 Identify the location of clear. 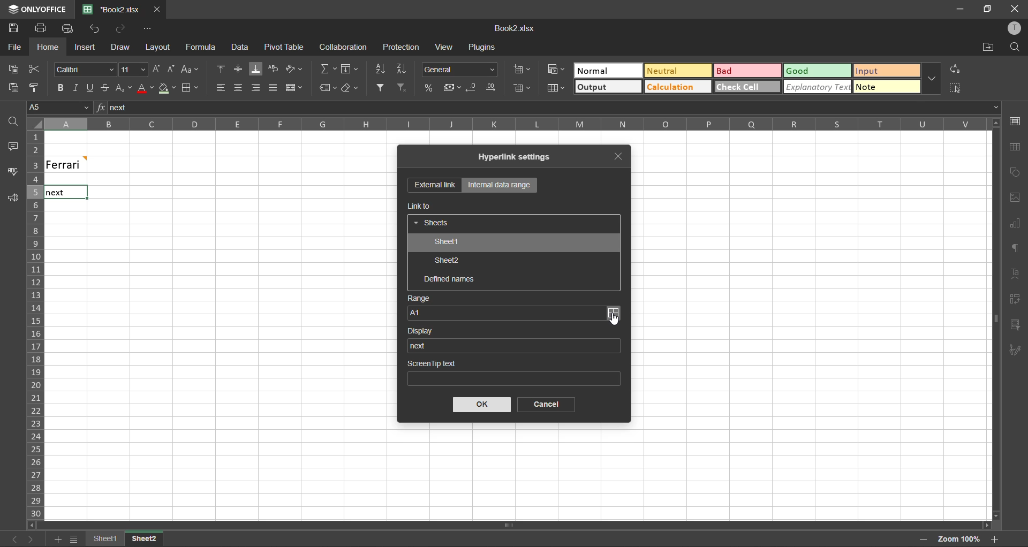
(351, 90).